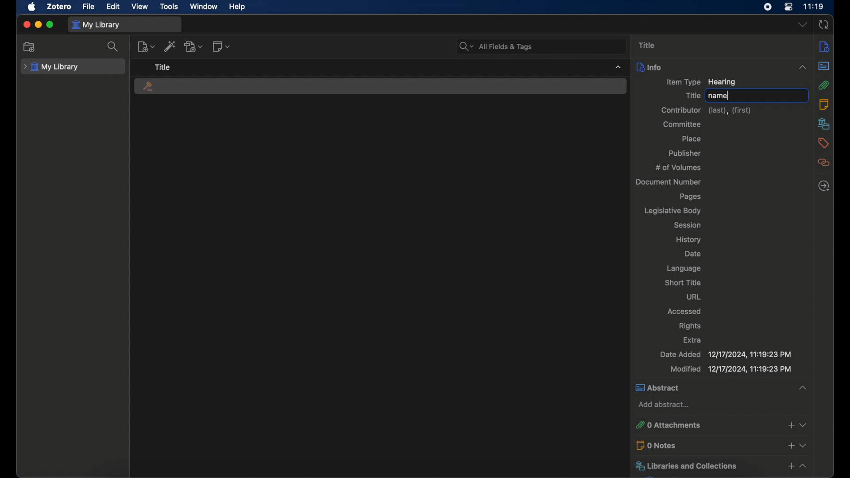 The width and height of the screenshot is (850, 478). I want to click on accessed, so click(685, 311).